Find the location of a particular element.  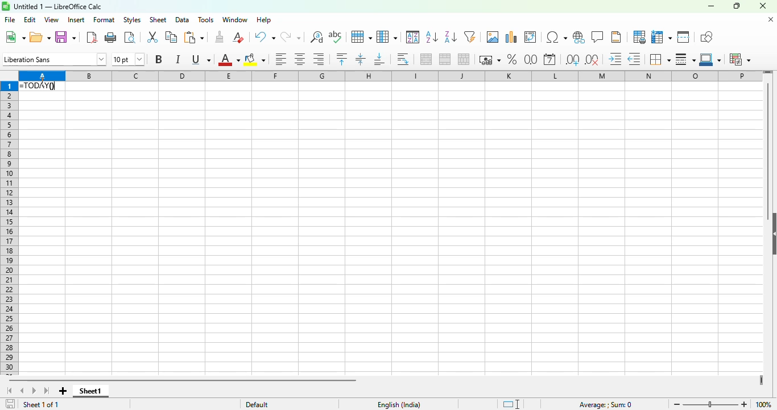

insert special characters is located at coordinates (556, 37).